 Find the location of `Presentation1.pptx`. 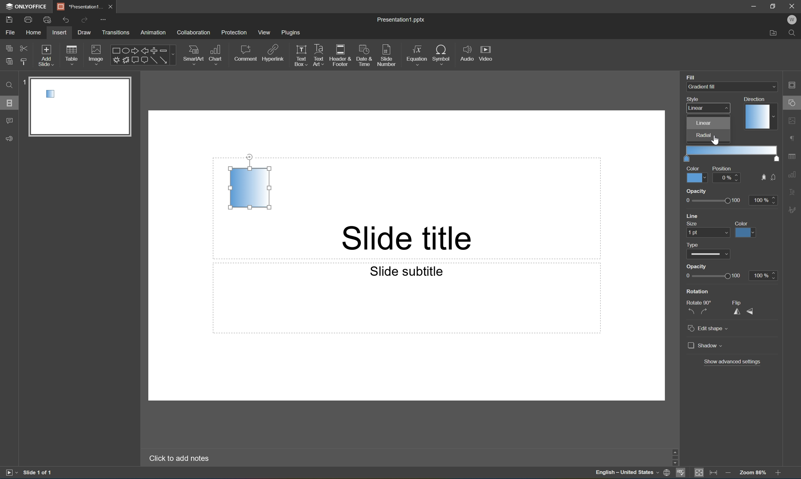

Presentation1.pptx is located at coordinates (402, 21).